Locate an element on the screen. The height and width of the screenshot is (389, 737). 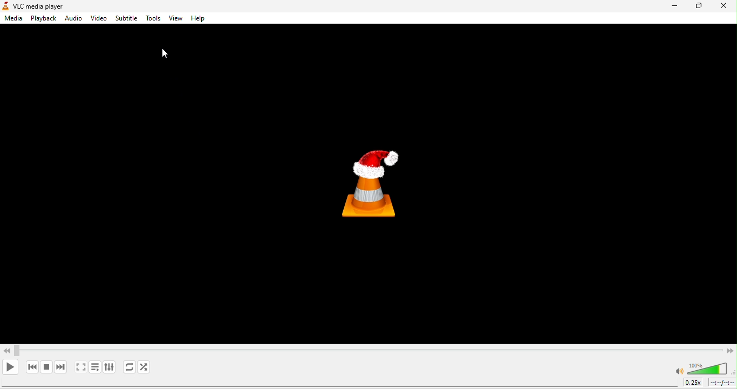
playback is located at coordinates (42, 19).